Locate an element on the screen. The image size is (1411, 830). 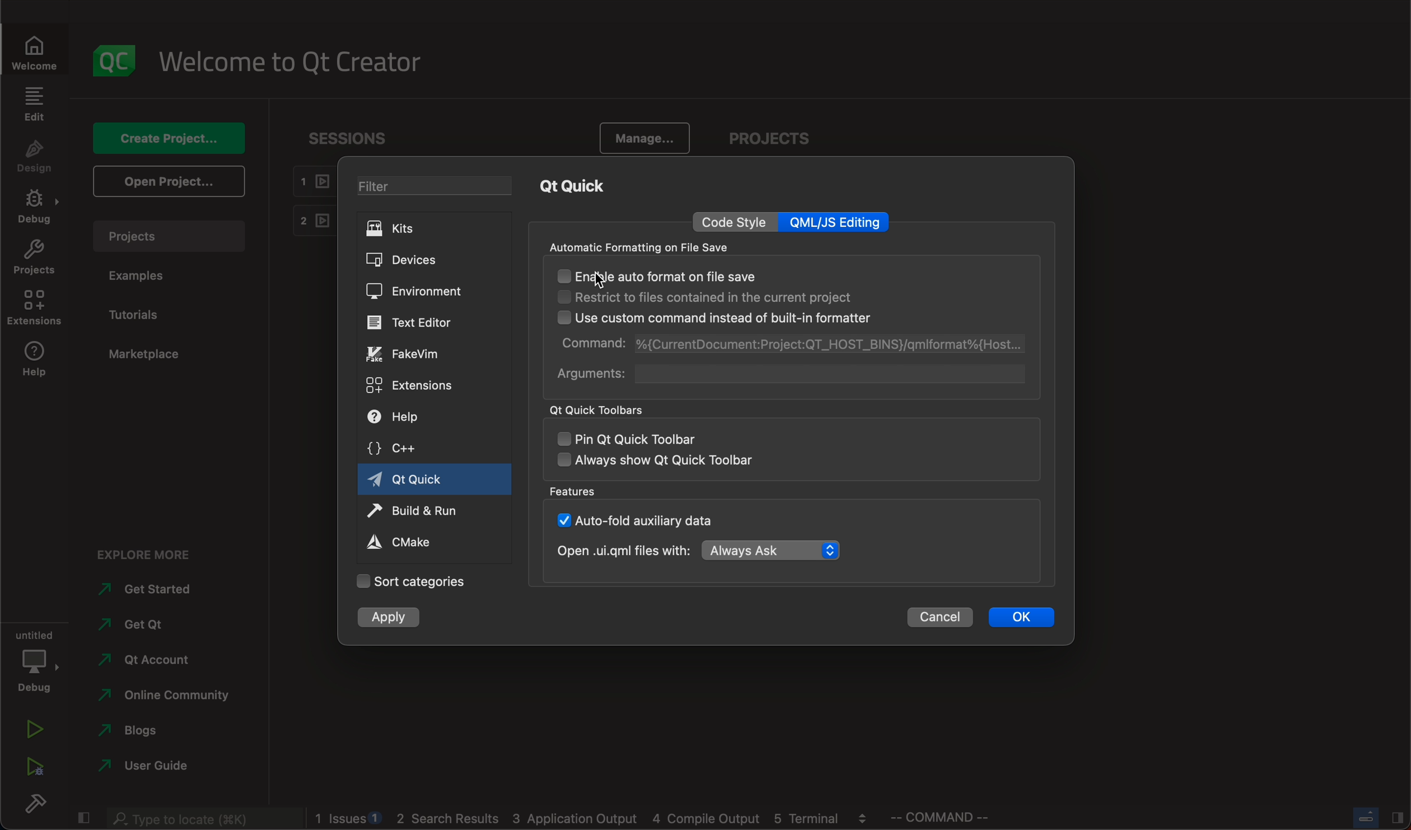
open is located at coordinates (168, 182).